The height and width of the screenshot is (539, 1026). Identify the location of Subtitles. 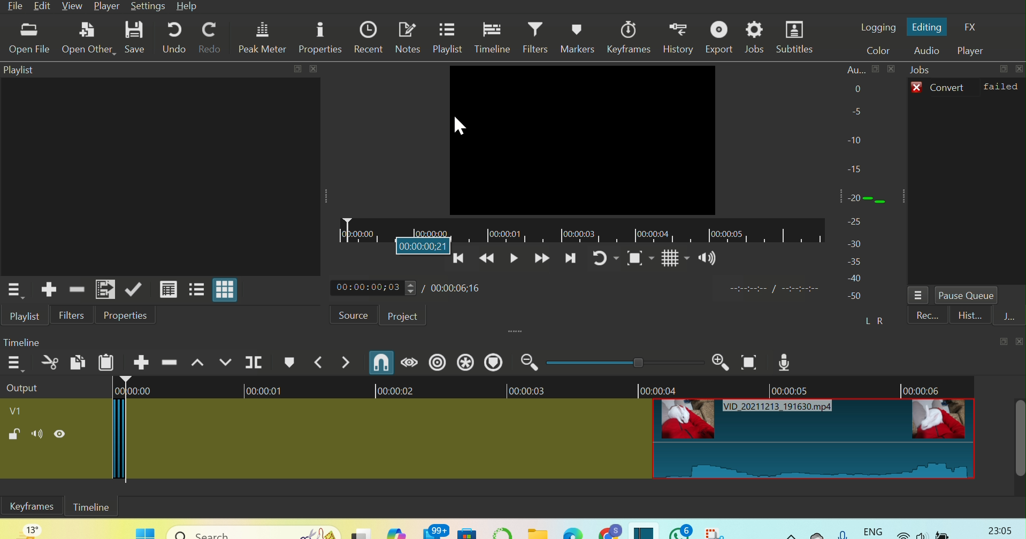
(797, 36).